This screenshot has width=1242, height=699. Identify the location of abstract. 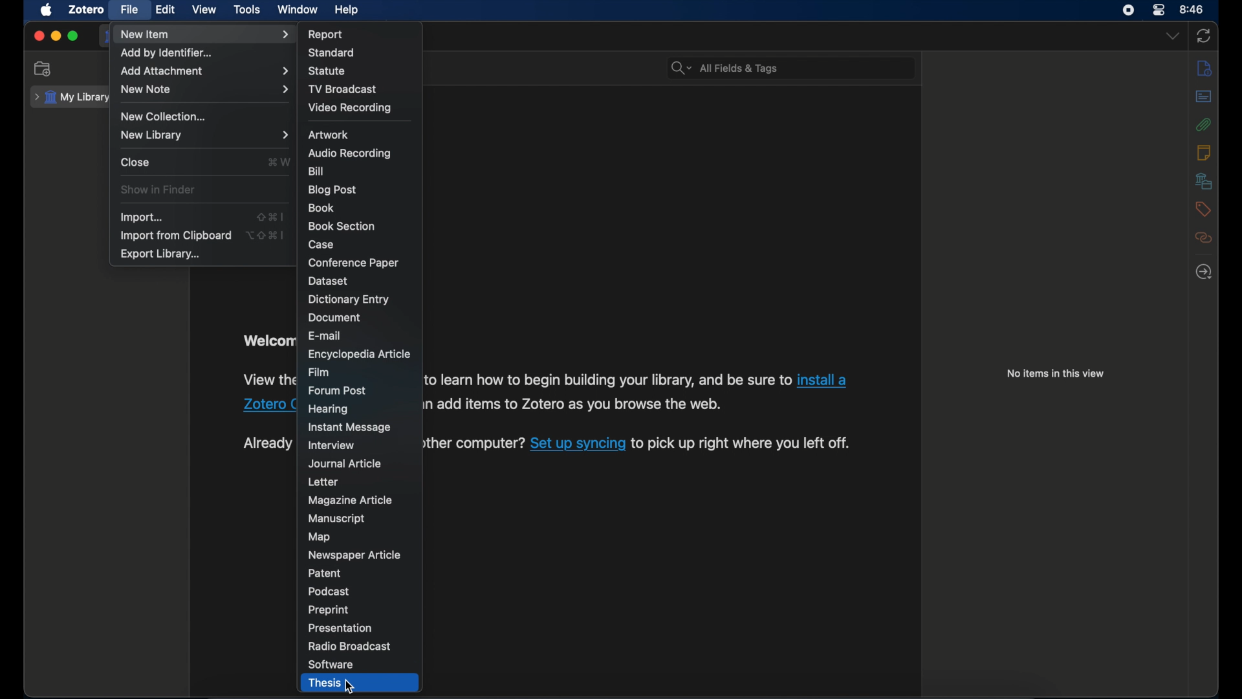
(1203, 96).